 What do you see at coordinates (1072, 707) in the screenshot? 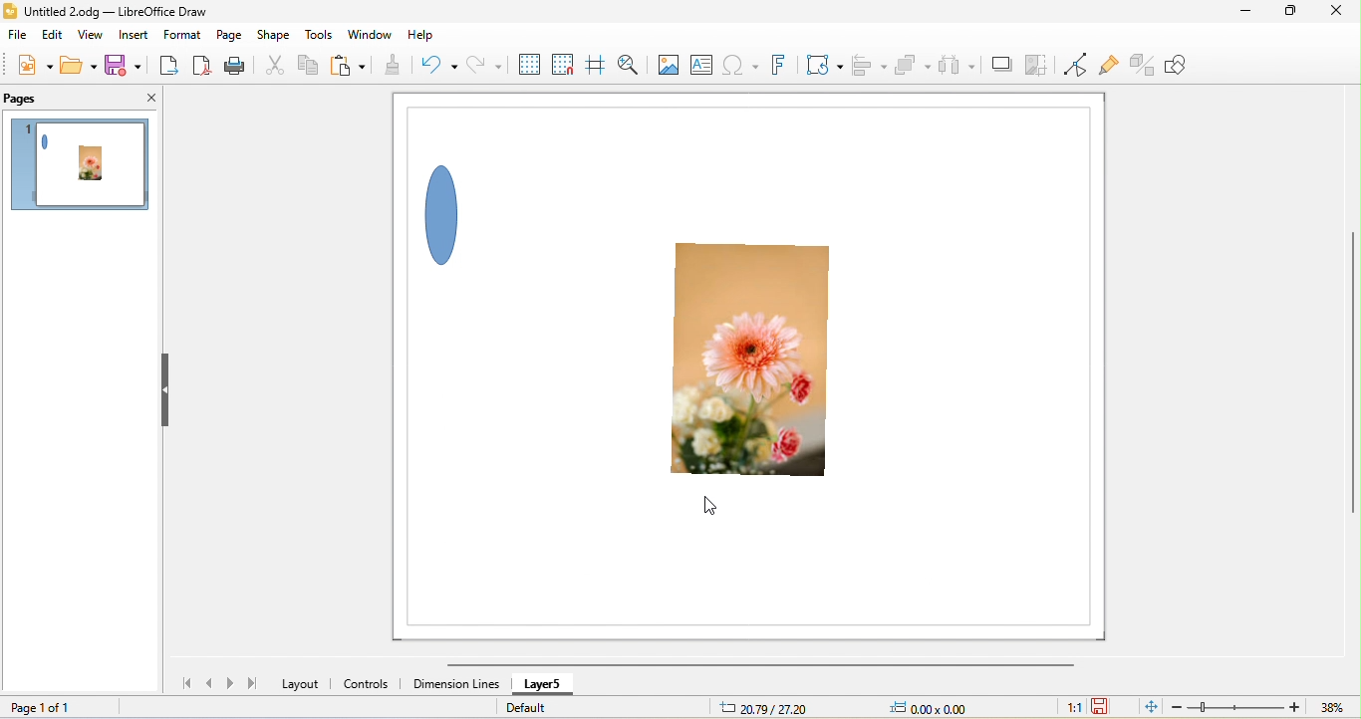
I see `1:1` at bounding box center [1072, 707].